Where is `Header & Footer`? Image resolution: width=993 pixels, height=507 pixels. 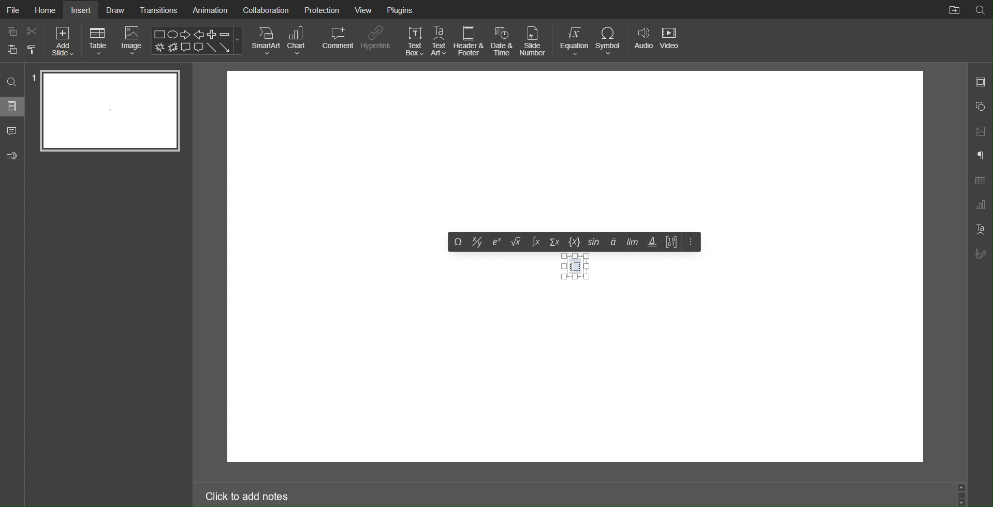
Header & Footer is located at coordinates (470, 41).